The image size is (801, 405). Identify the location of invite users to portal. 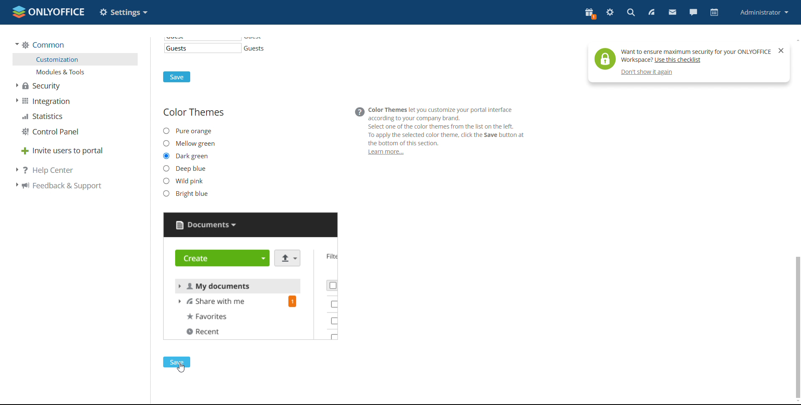
(62, 150).